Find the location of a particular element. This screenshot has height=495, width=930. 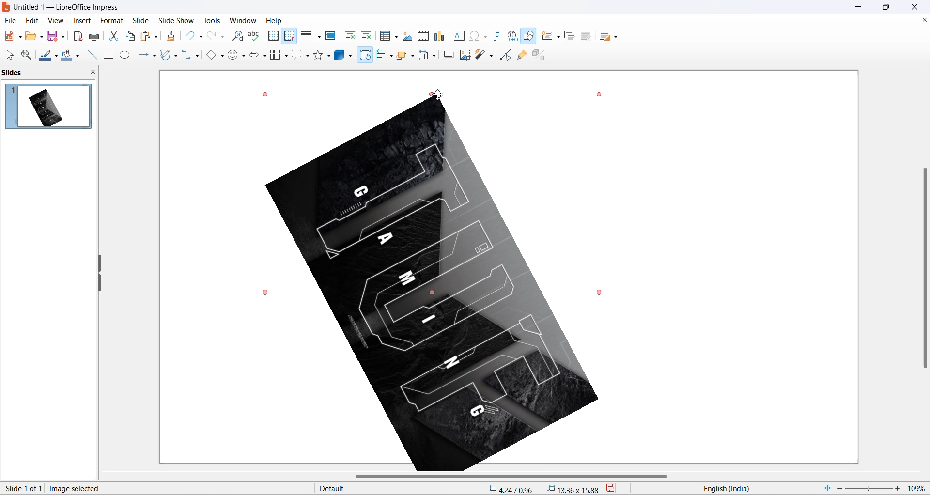

close document is located at coordinates (923, 20).